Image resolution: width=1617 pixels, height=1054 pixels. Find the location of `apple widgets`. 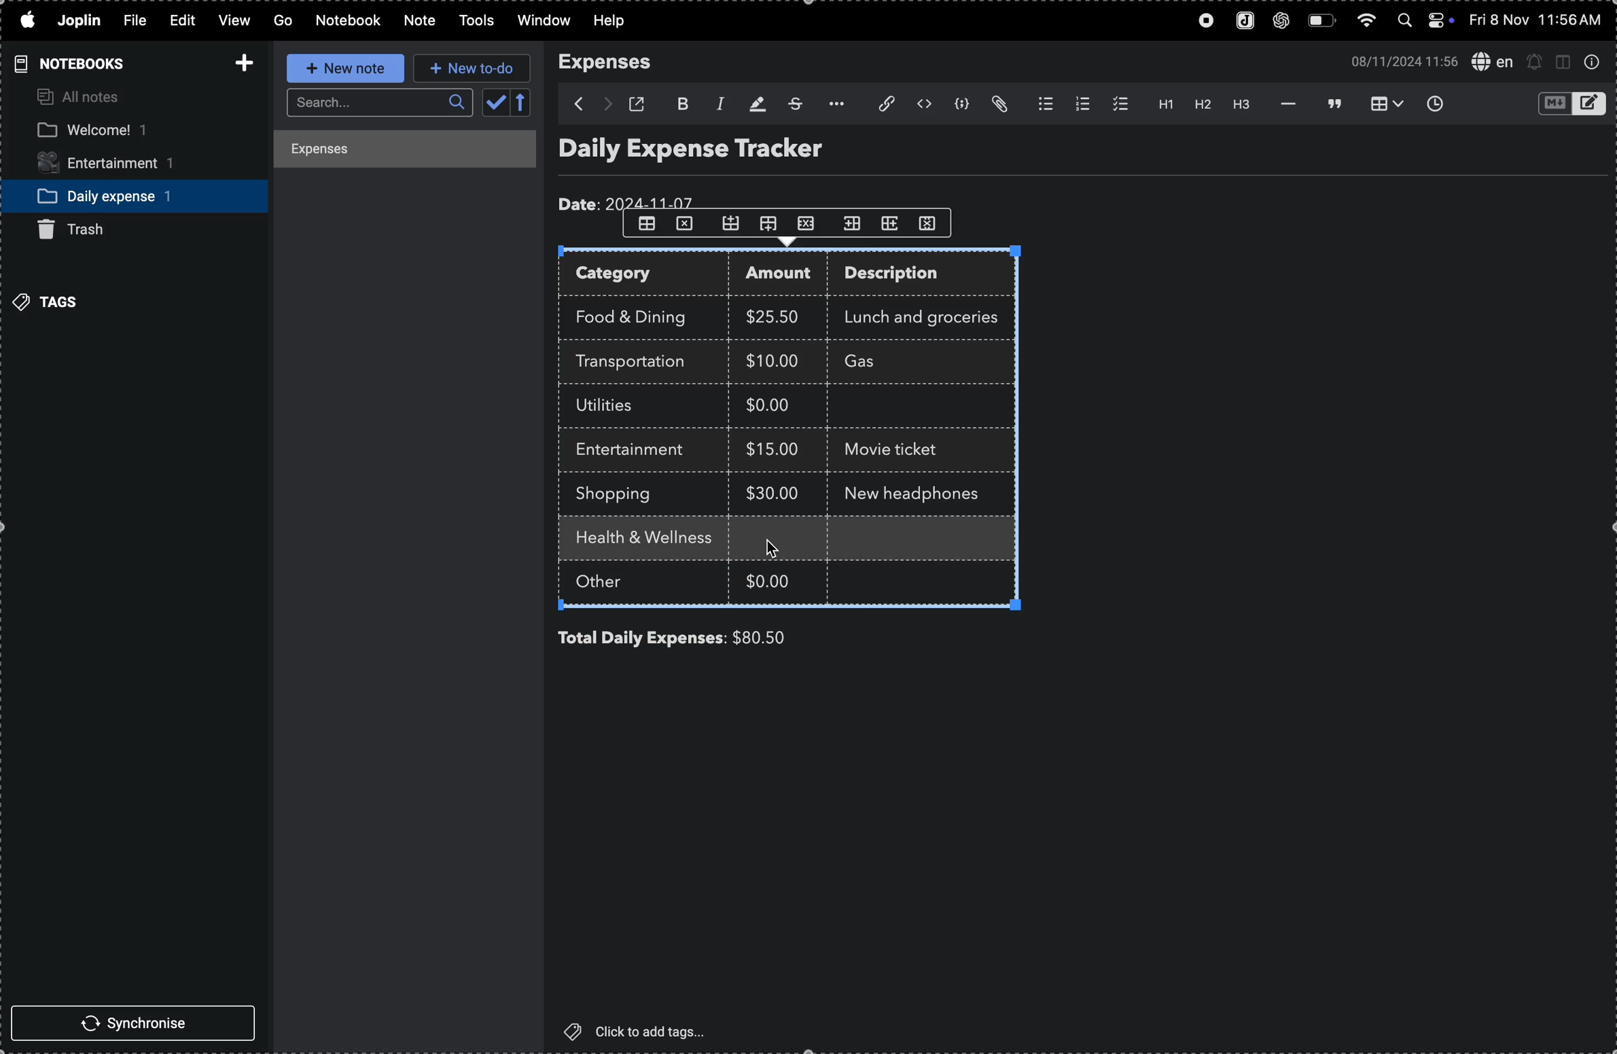

apple widgets is located at coordinates (1424, 22).